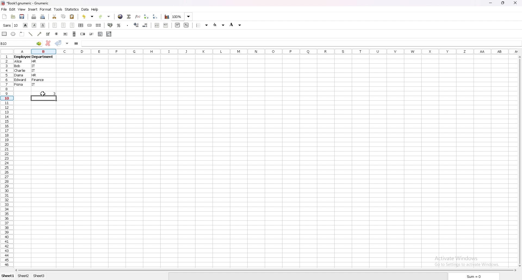 This screenshot has width=522, height=280. I want to click on increase decimals, so click(137, 25).